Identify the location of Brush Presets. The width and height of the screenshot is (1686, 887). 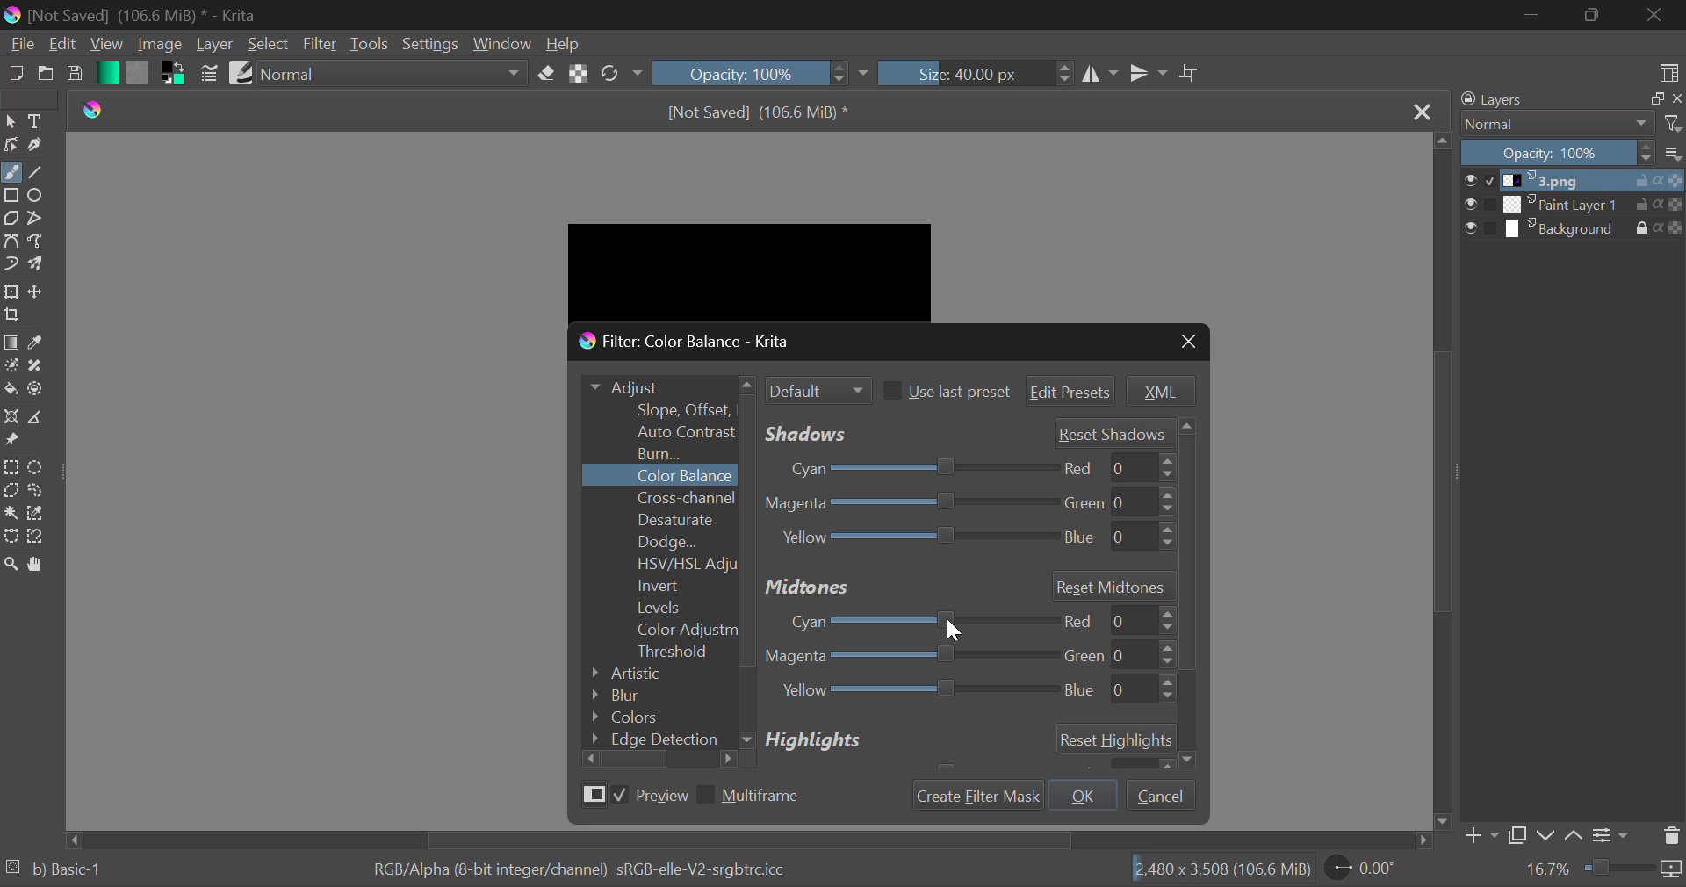
(241, 73).